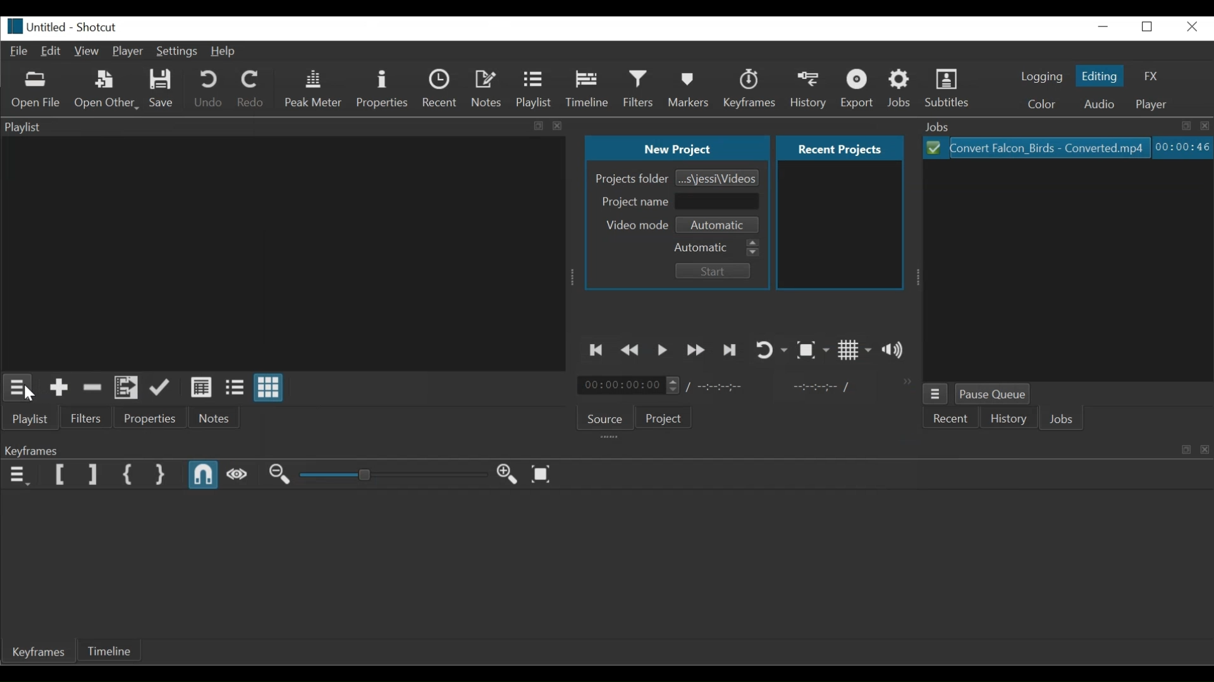 Image resolution: width=1214 pixels, height=682 pixels. What do you see at coordinates (383, 88) in the screenshot?
I see `Properties` at bounding box center [383, 88].